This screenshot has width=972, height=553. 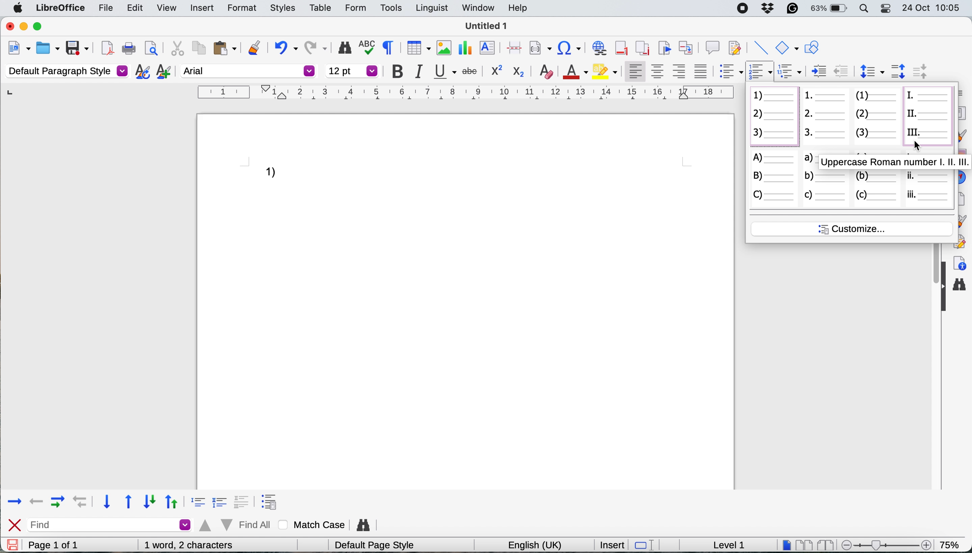 What do you see at coordinates (842, 70) in the screenshot?
I see `increase indent` at bounding box center [842, 70].